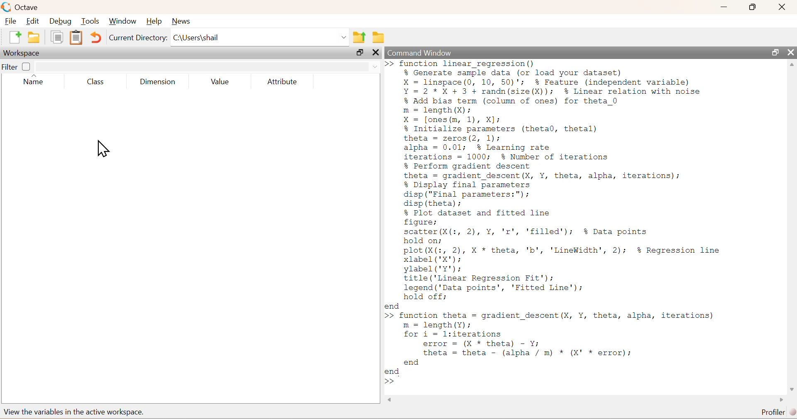 The width and height of the screenshot is (797, 419). I want to click on close, so click(375, 52).